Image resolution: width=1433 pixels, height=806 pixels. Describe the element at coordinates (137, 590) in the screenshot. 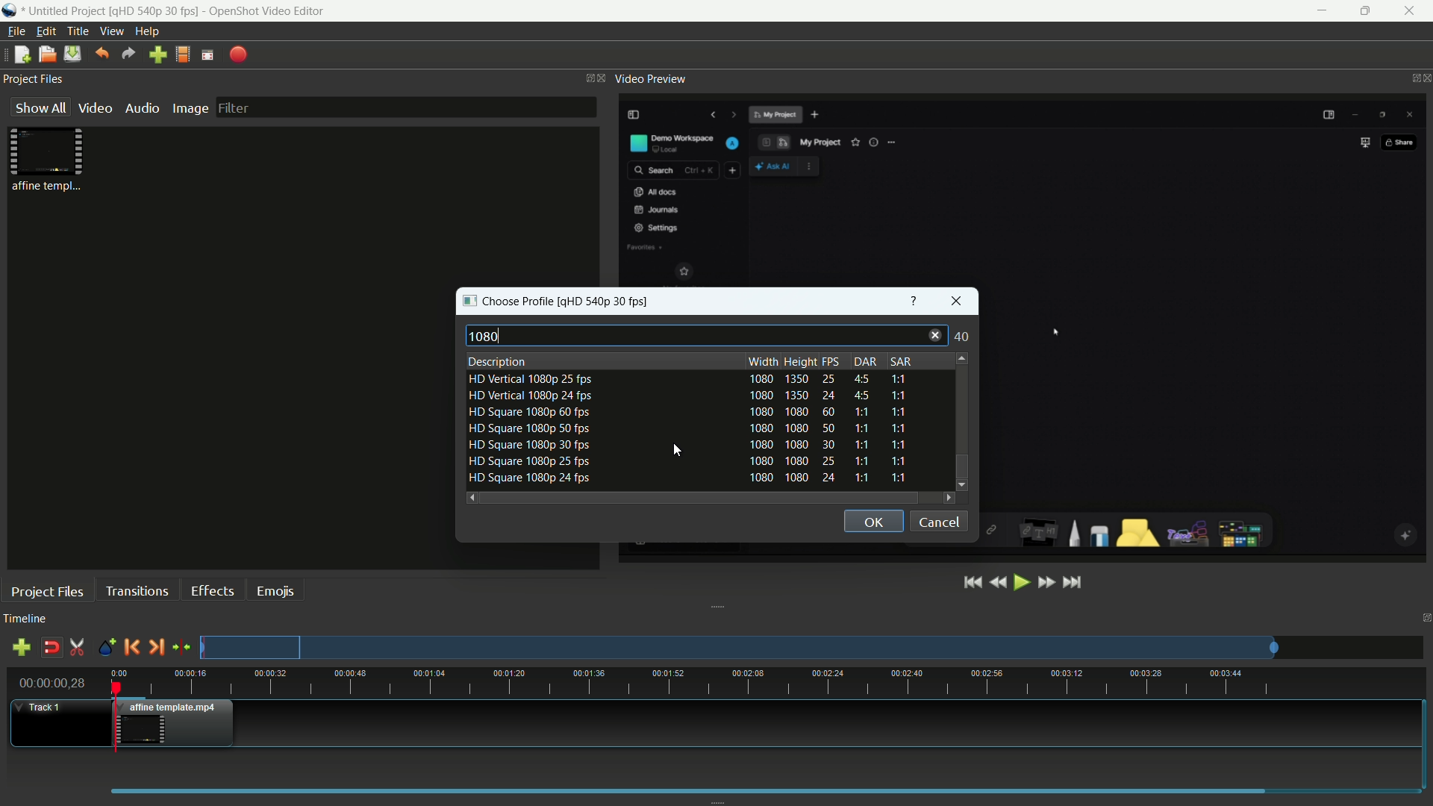

I see `transitions` at that location.